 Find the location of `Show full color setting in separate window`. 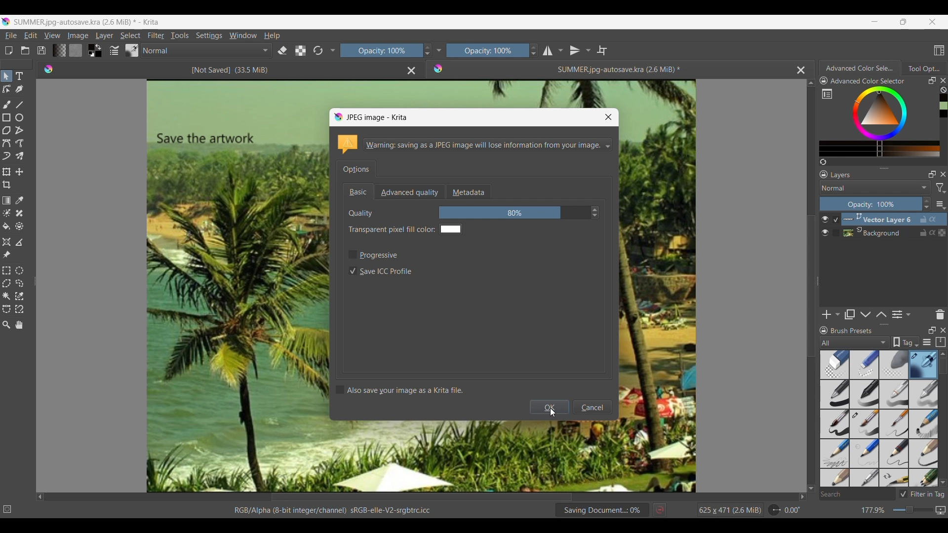

Show full color setting in separate window is located at coordinates (827, 94).